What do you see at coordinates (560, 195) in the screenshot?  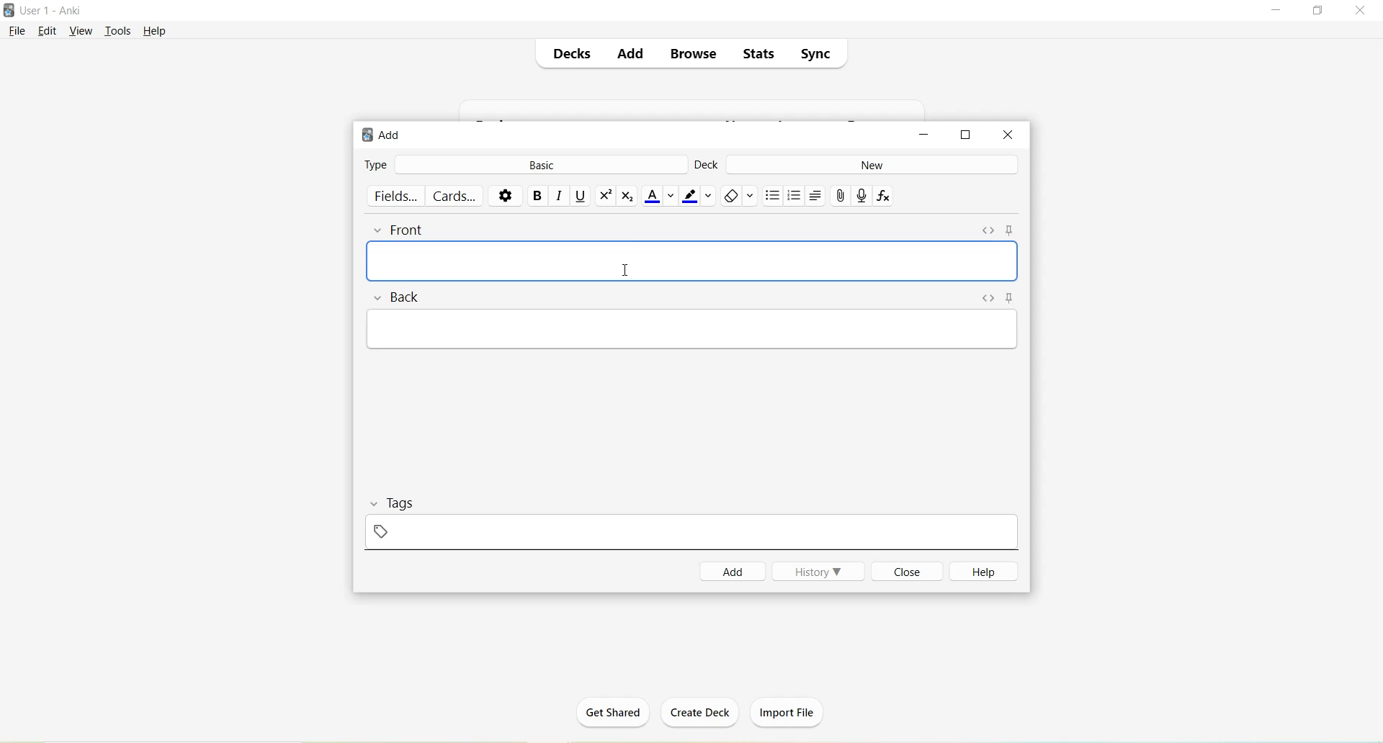 I see `Italic` at bounding box center [560, 195].